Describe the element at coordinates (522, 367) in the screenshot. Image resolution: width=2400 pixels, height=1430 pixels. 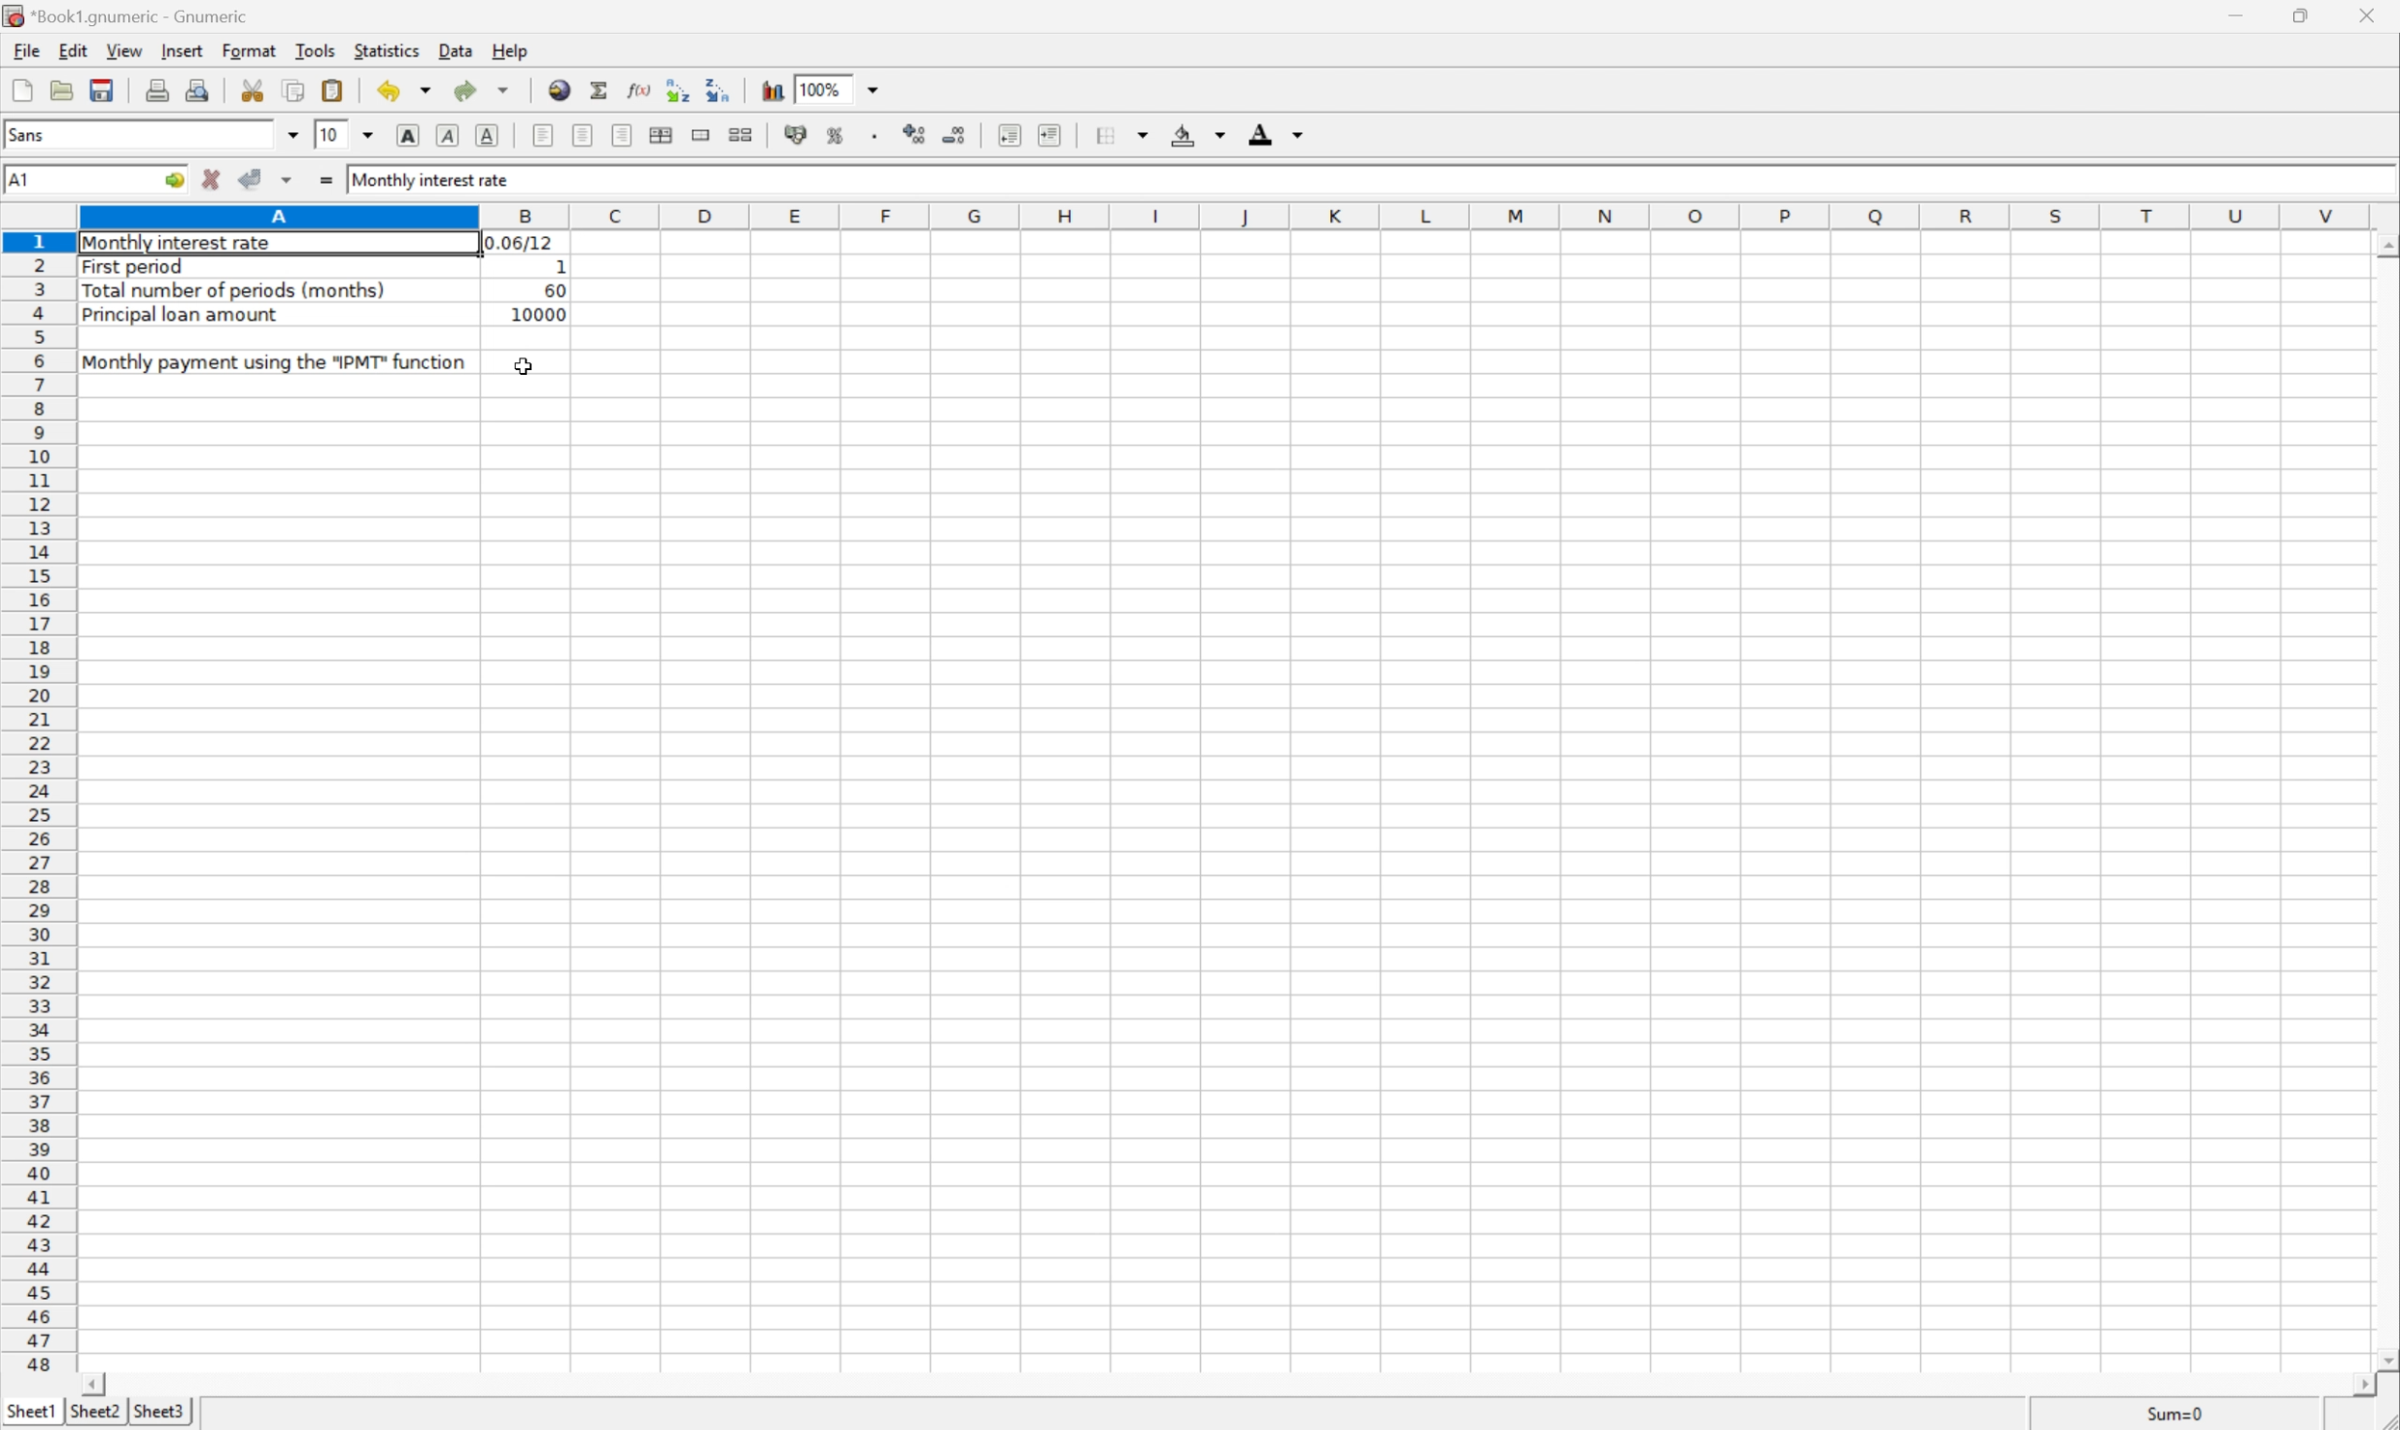
I see `Cursor` at that location.